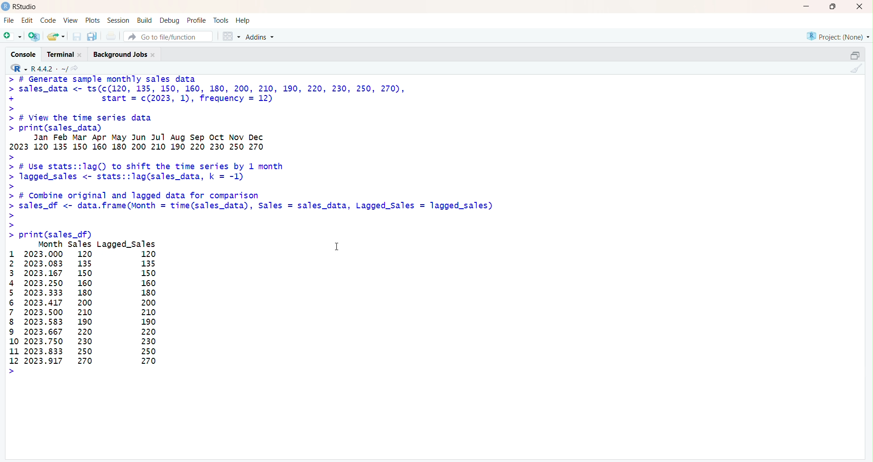 Image resolution: width=873 pixels, height=462 pixels. What do you see at coordinates (94, 20) in the screenshot?
I see `plots` at bounding box center [94, 20].